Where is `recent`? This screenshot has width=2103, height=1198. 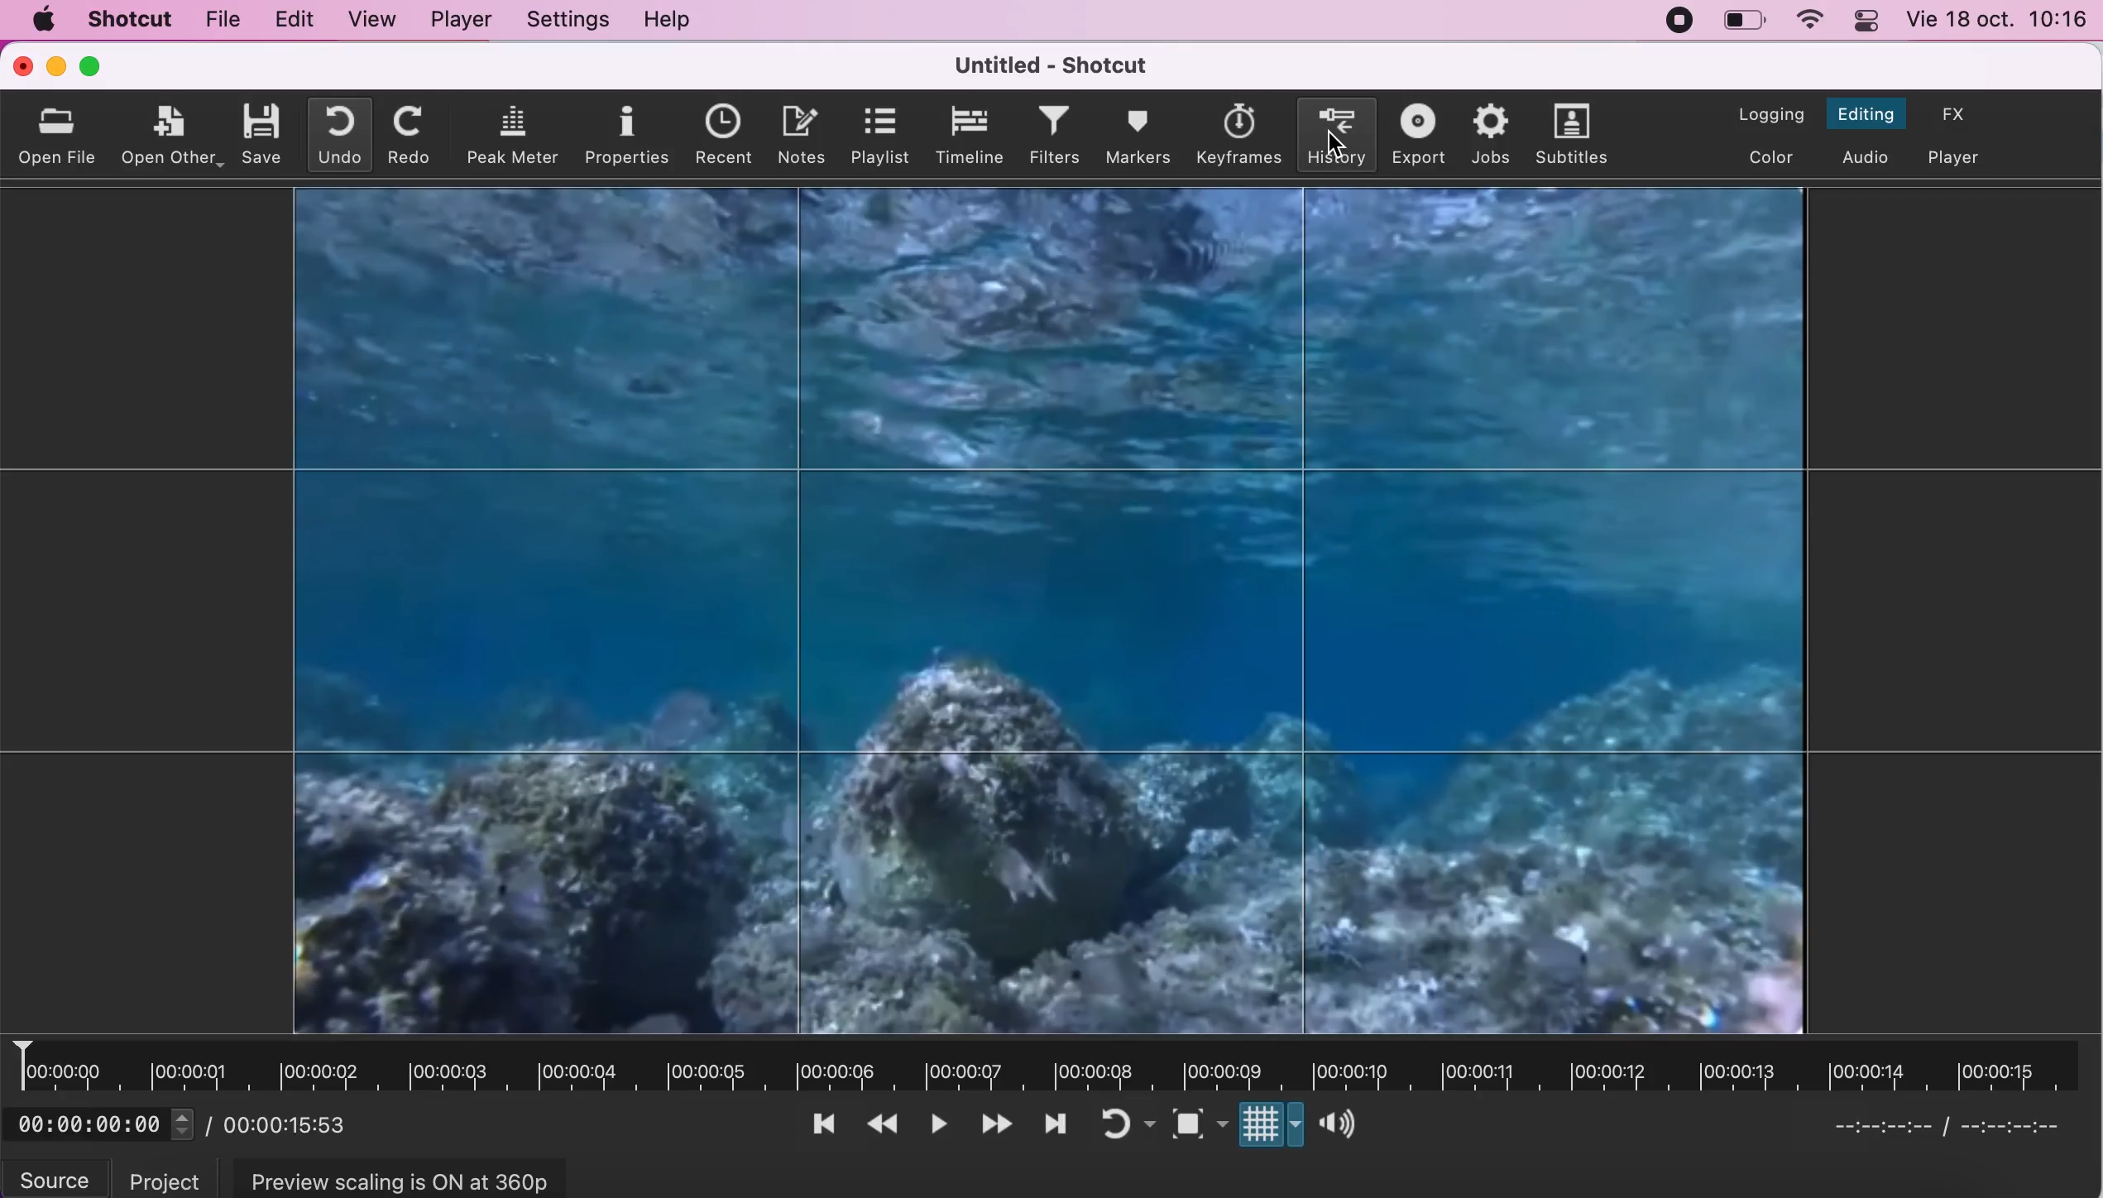 recent is located at coordinates (719, 134).